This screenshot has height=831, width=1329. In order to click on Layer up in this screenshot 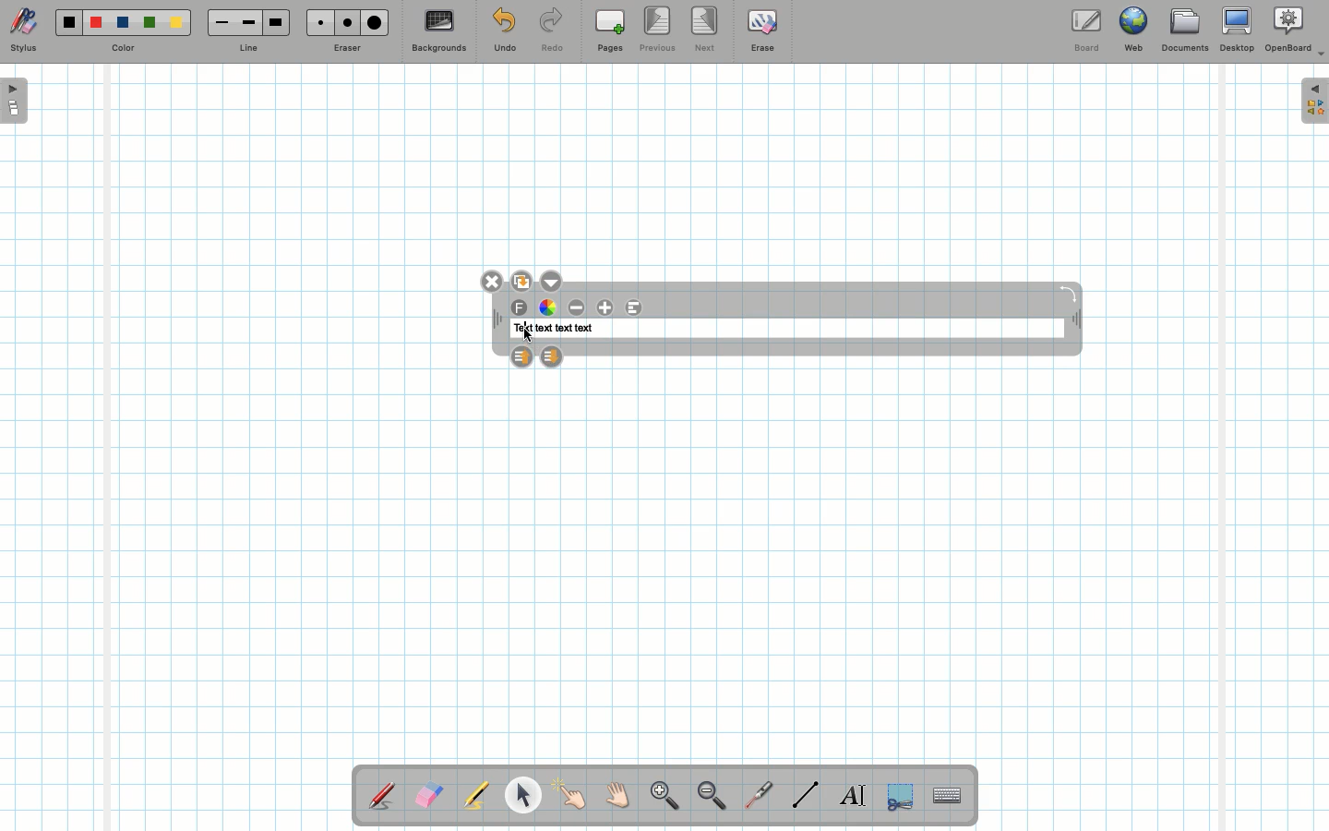, I will do `click(521, 355)`.